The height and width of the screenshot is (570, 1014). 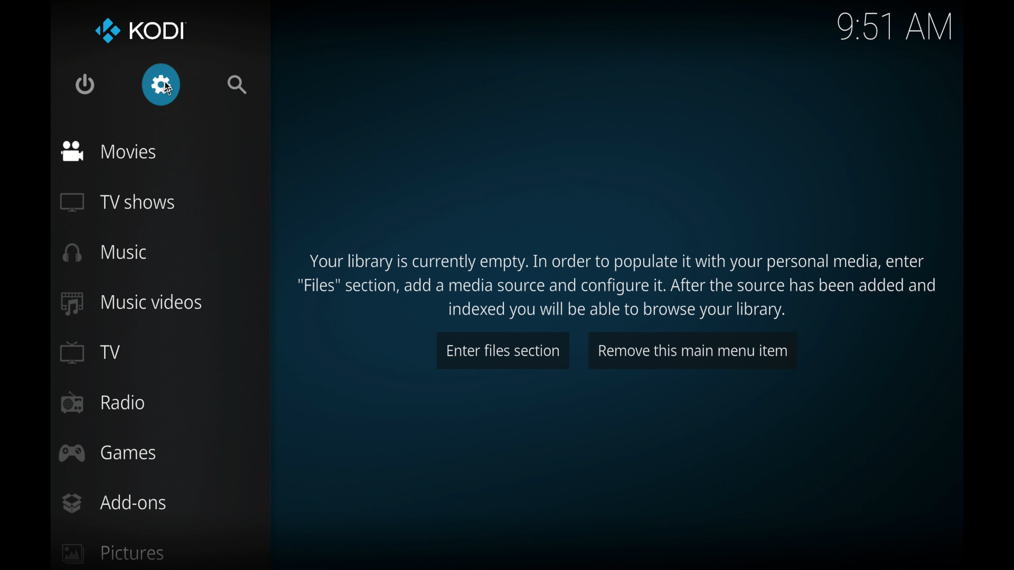 I want to click on games, so click(x=108, y=453).